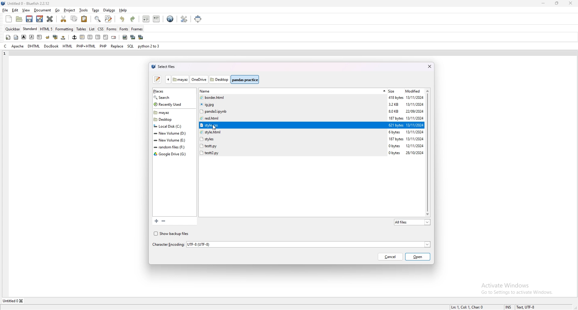 Image resolution: width=578 pixels, height=310 pixels. I want to click on Activate Windows, so click(507, 285).